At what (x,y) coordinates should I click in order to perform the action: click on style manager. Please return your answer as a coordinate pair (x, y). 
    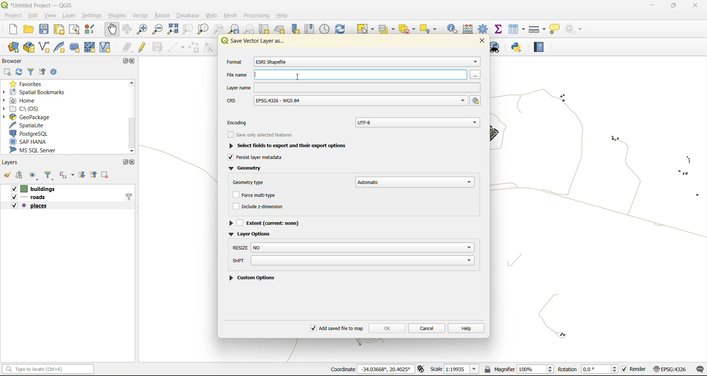
    Looking at the image, I should click on (92, 31).